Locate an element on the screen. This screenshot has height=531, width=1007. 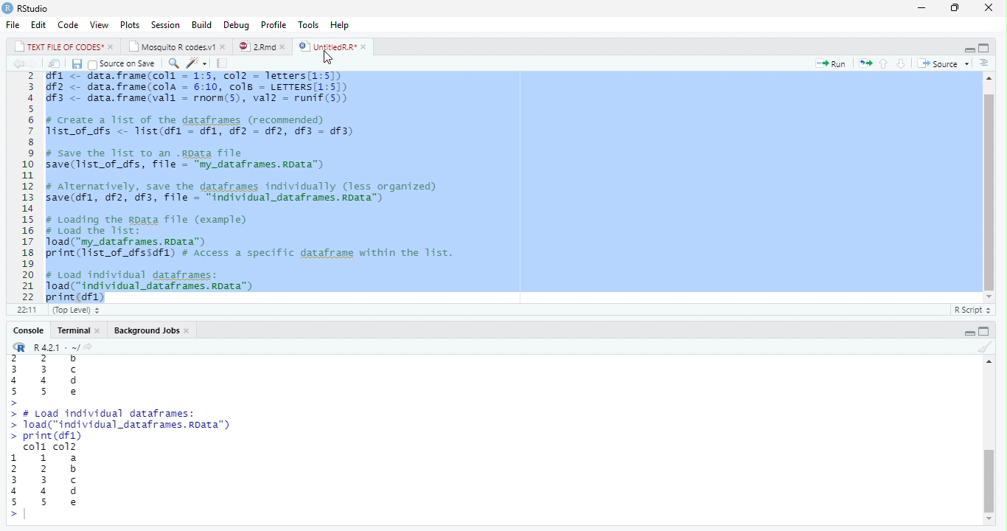
vertical scroll bar is located at coordinates (989, 486).